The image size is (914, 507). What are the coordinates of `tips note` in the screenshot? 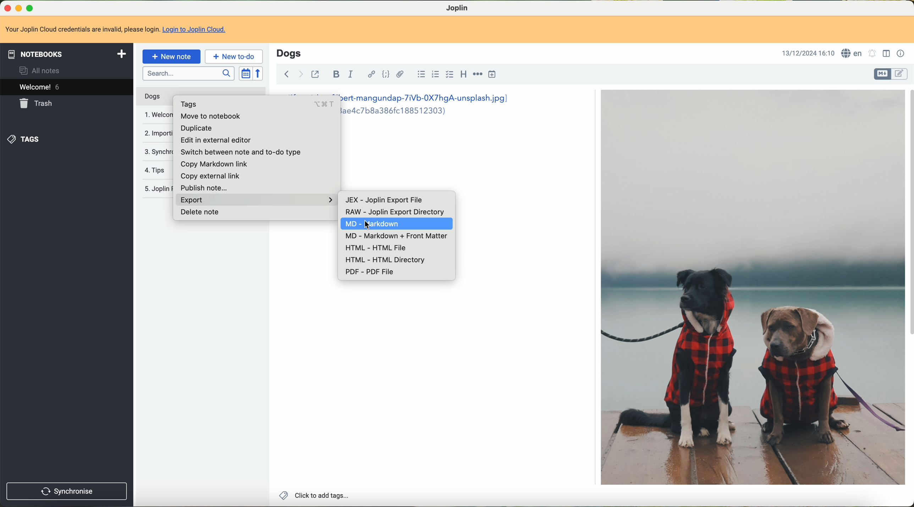 It's located at (157, 170).